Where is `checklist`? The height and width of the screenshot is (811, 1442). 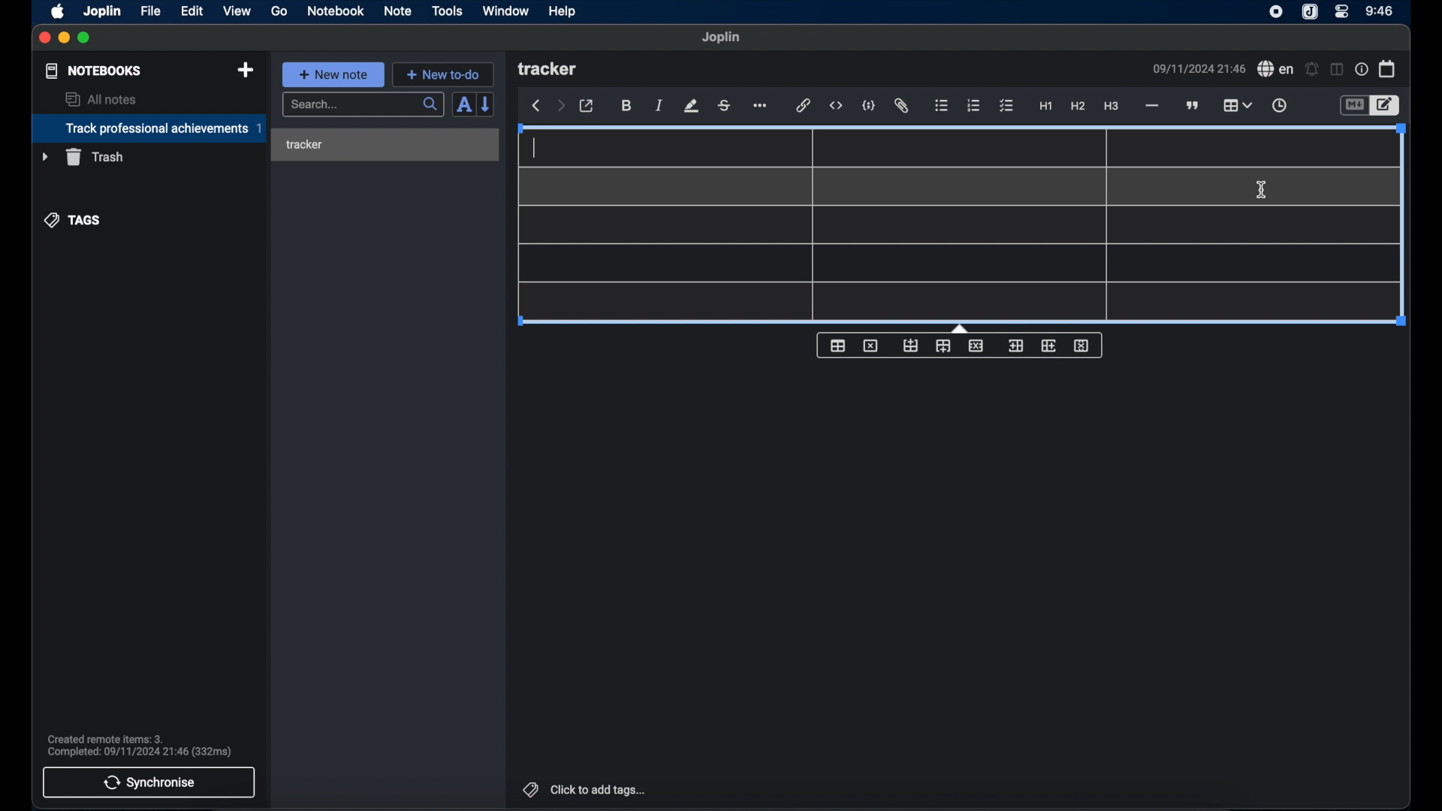 checklist is located at coordinates (1006, 106).